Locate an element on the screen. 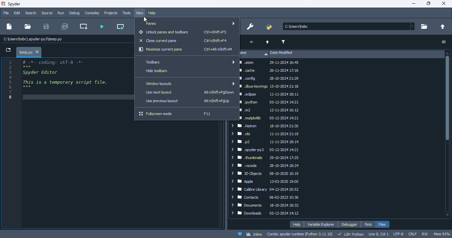 The height and width of the screenshot is (238, 452). browse tabs is located at coordinates (9, 50).